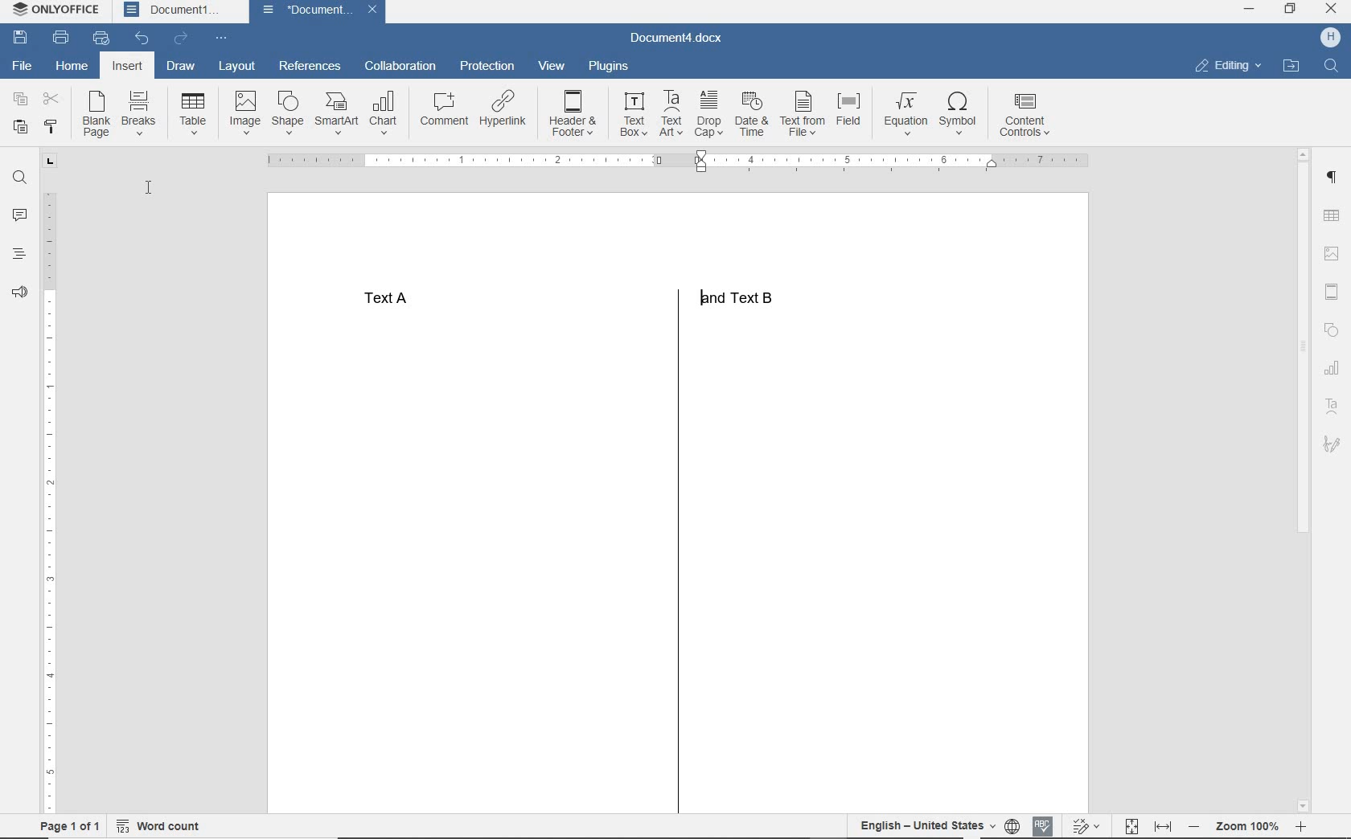 The image size is (1351, 839). What do you see at coordinates (634, 115) in the screenshot?
I see `TEXT BOX` at bounding box center [634, 115].